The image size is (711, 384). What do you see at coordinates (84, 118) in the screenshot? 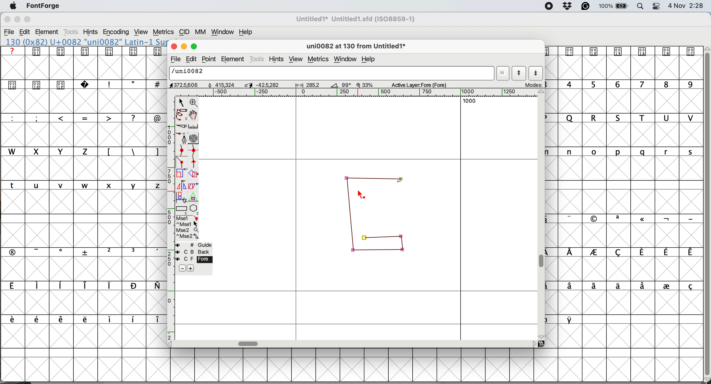
I see `special characters` at bounding box center [84, 118].